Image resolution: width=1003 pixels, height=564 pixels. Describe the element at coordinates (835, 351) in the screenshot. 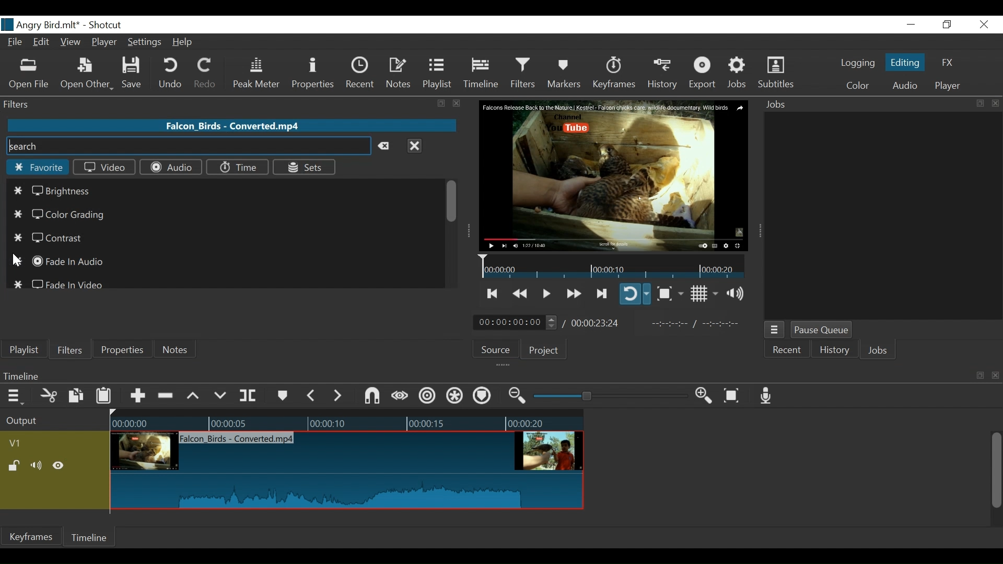

I see `History` at that location.